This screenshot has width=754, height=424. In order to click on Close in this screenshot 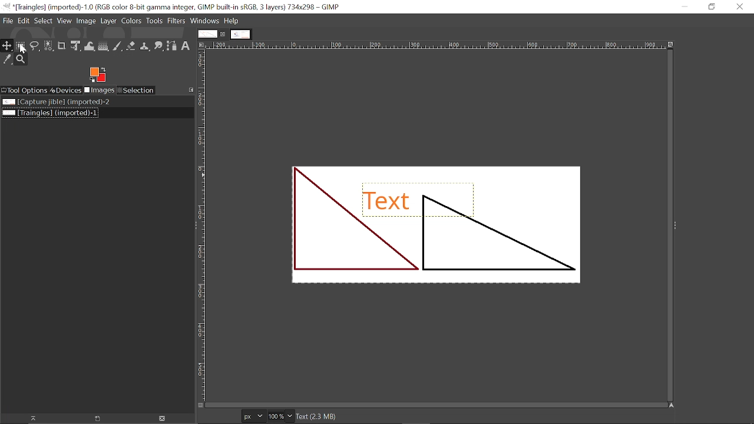, I will do `click(739, 8)`.